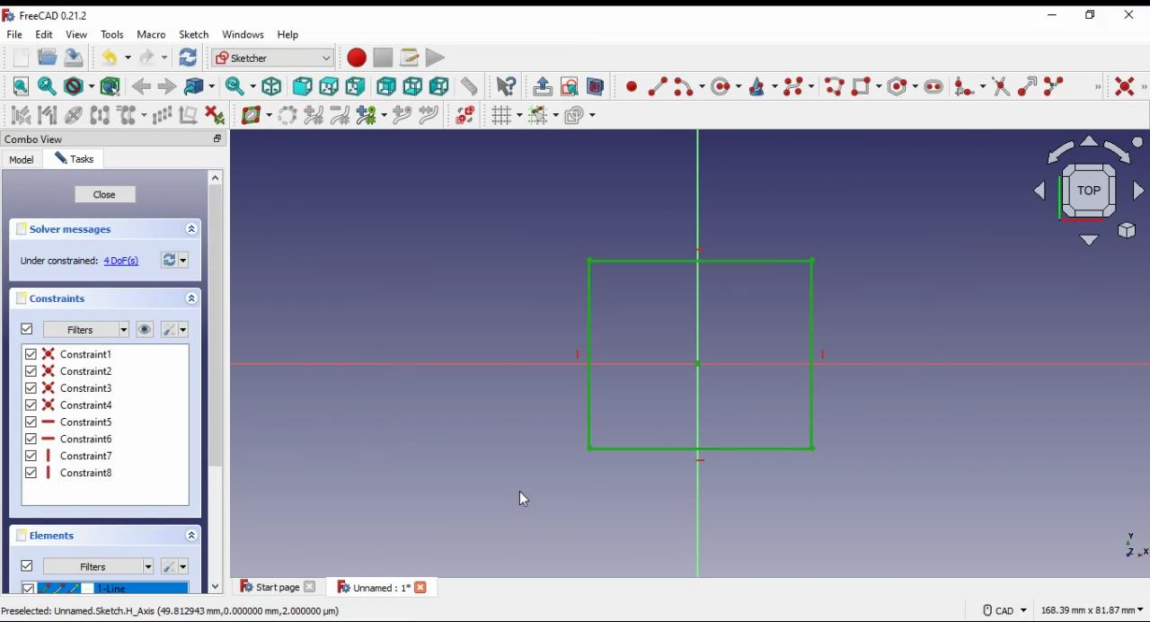  What do you see at coordinates (191, 535) in the screenshot?
I see `expand/collapse` at bounding box center [191, 535].